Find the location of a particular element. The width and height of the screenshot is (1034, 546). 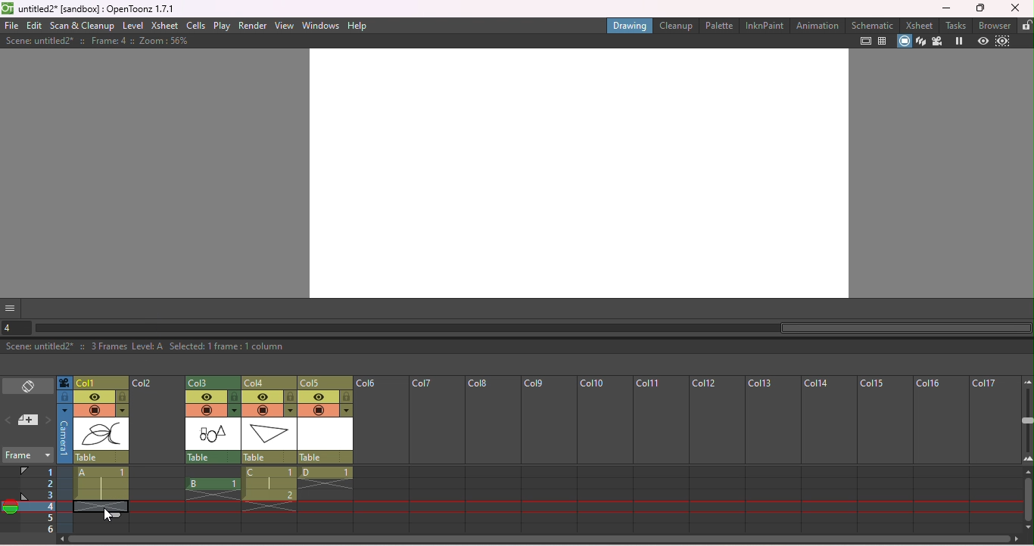

Table is located at coordinates (326, 458).